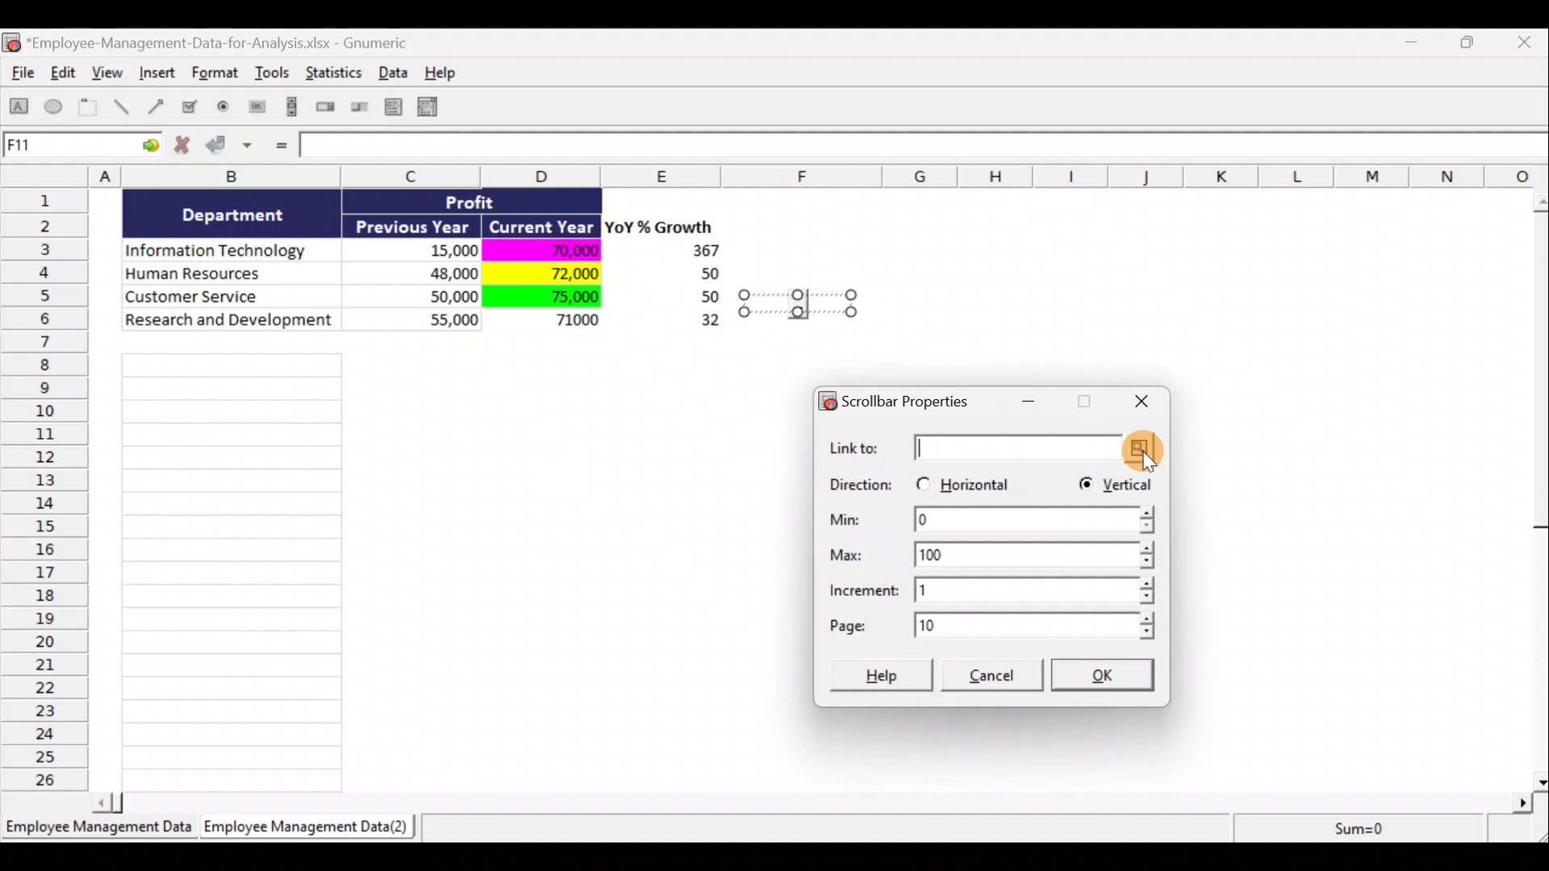 The image size is (1549, 871). I want to click on Tools, so click(274, 76).